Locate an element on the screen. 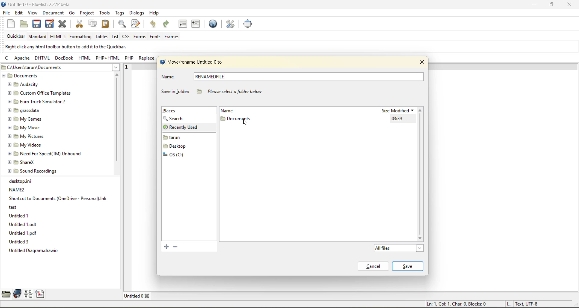 The height and width of the screenshot is (308, 579). My Videos is located at coordinates (26, 146).